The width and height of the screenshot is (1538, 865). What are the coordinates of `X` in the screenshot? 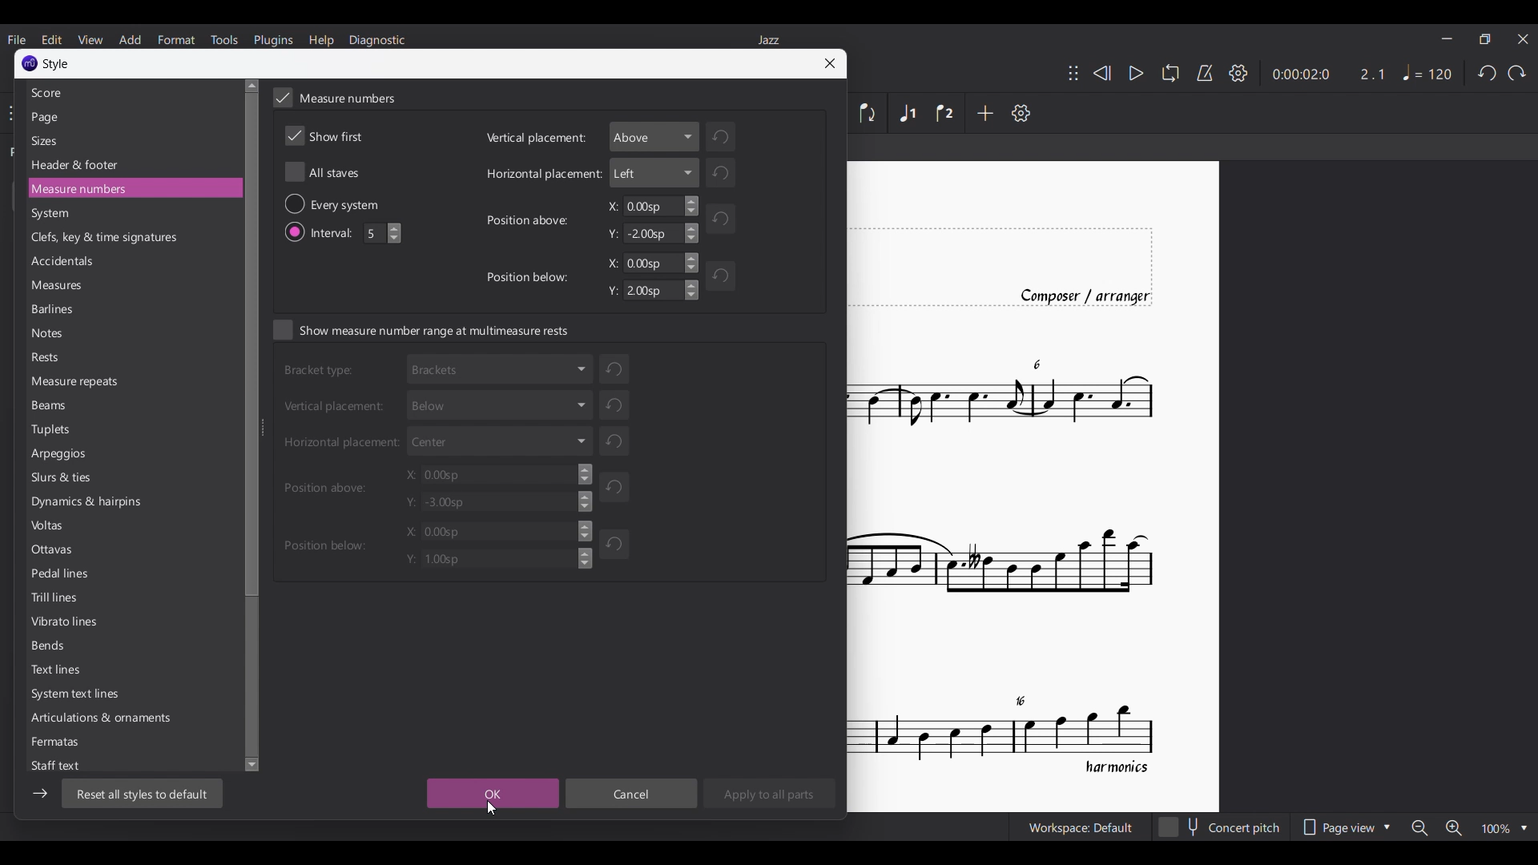 It's located at (650, 263).